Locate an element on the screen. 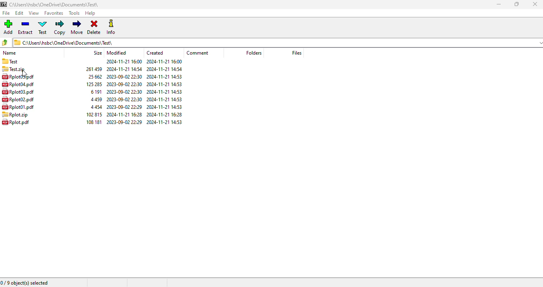 The image size is (543, 287). size is located at coordinates (93, 77).